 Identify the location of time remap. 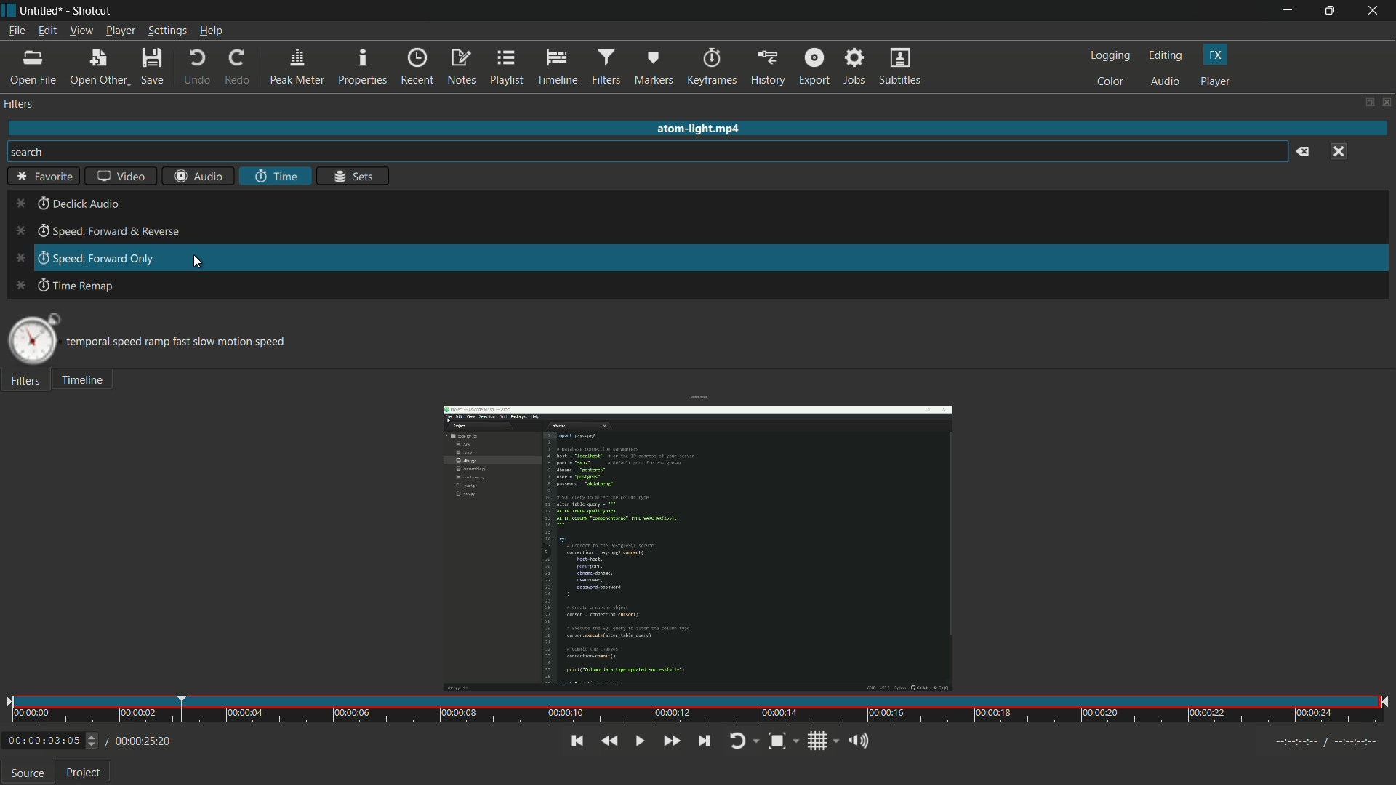
(63, 286).